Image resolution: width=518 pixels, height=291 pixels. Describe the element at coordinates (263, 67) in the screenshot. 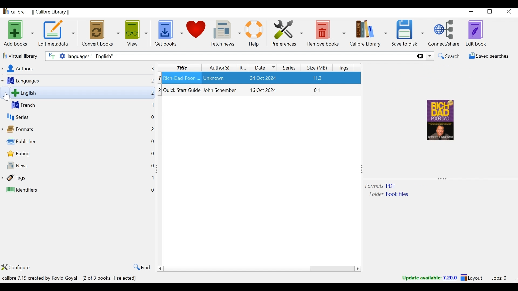

I see `Date` at that location.